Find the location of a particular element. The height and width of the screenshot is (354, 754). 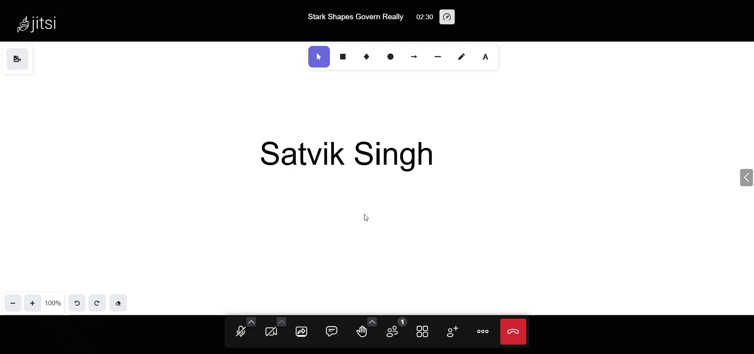

redo is located at coordinates (97, 302).